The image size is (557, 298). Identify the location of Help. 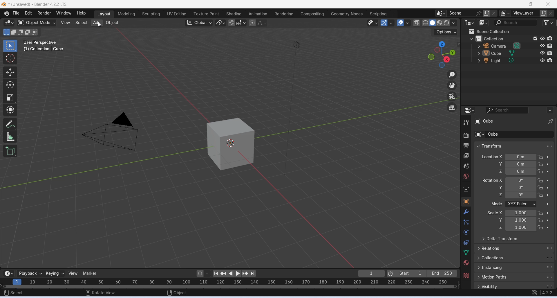
(81, 13).